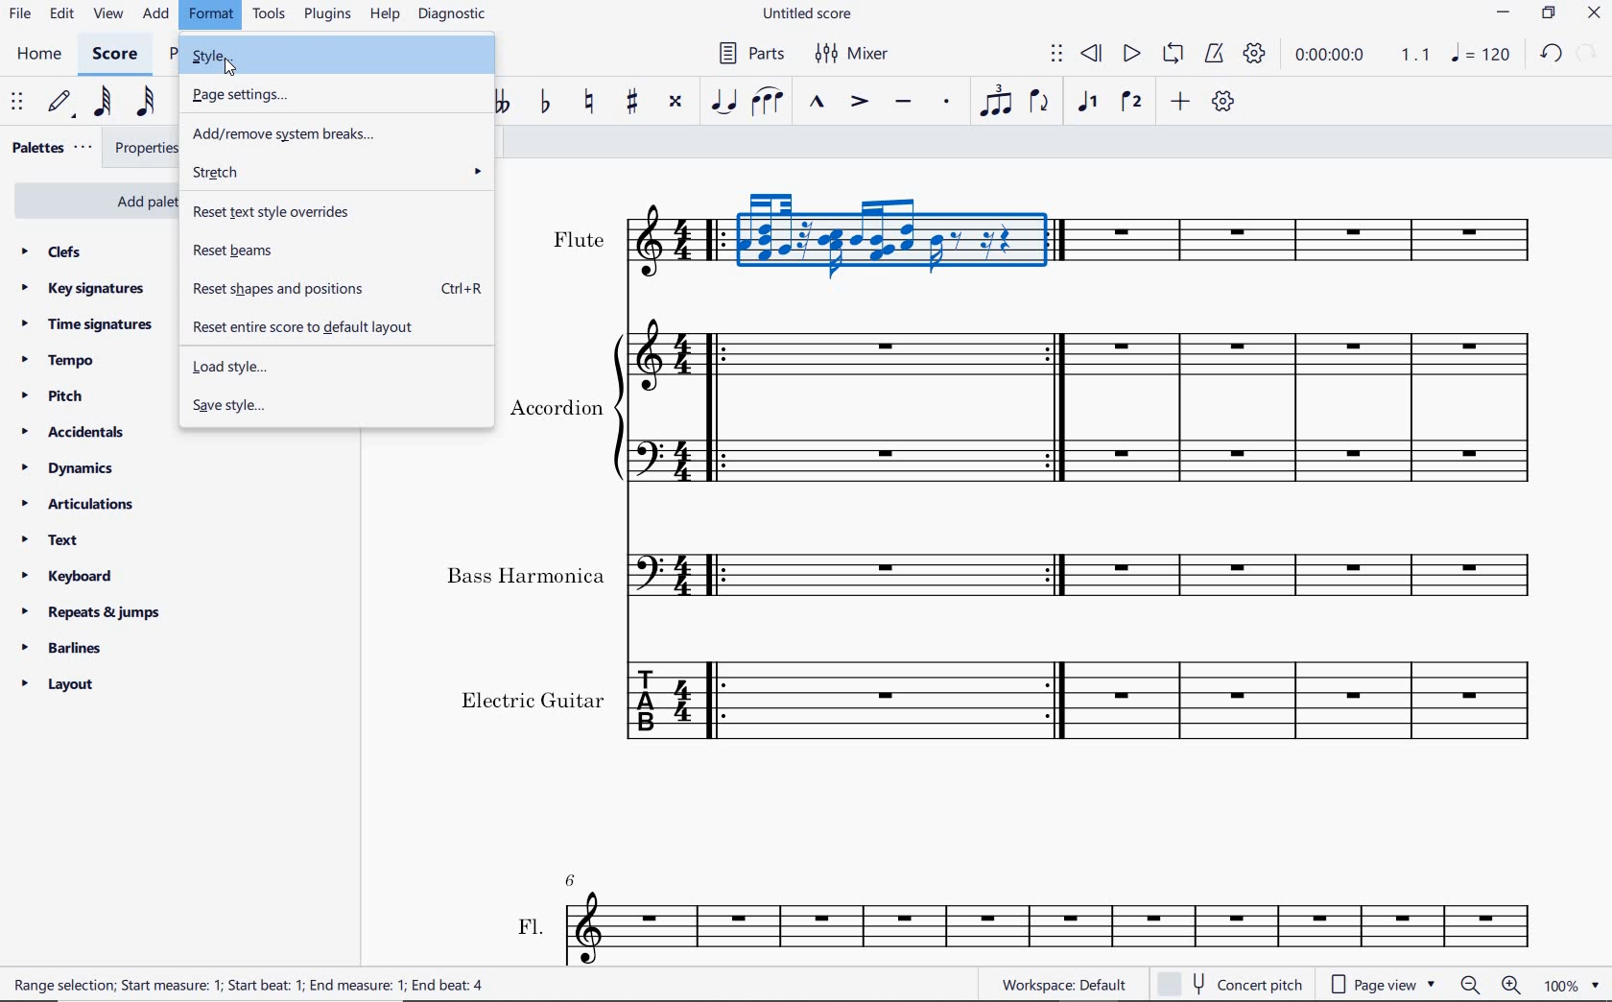  What do you see at coordinates (336, 367) in the screenshot?
I see `load style` at bounding box center [336, 367].